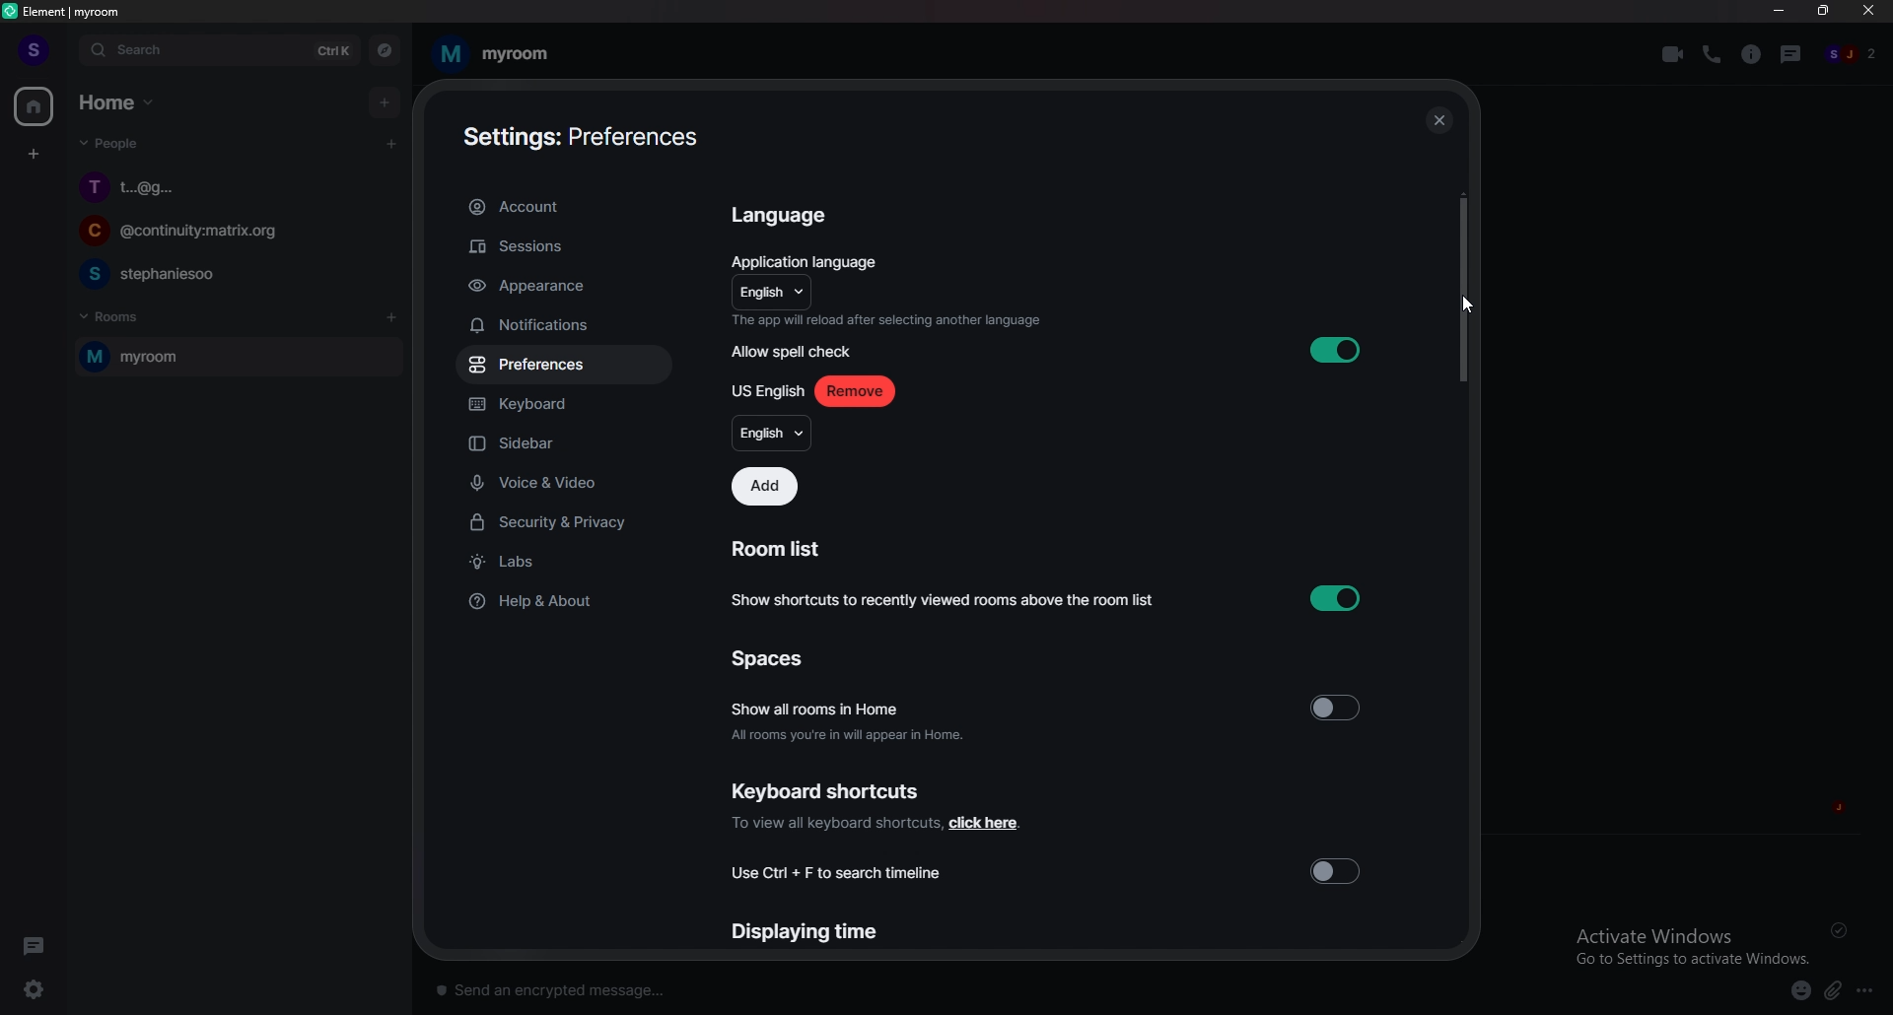  Describe the element at coordinates (386, 50) in the screenshot. I see `explore room` at that location.